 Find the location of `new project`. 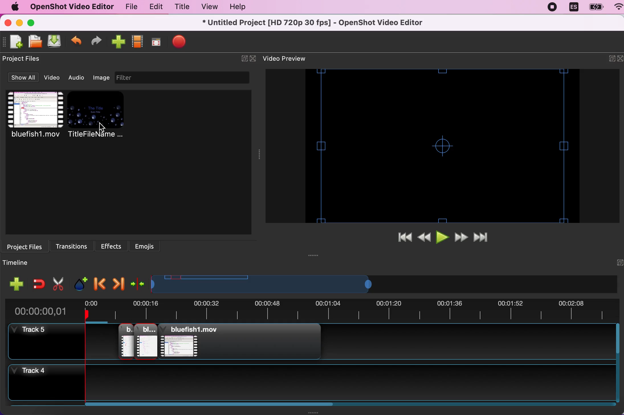

new project is located at coordinates (15, 42).